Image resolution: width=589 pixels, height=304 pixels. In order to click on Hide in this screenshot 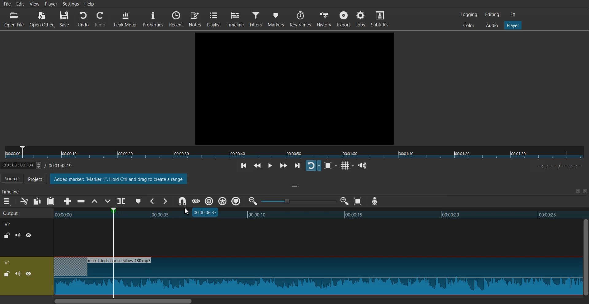, I will do `click(29, 235)`.